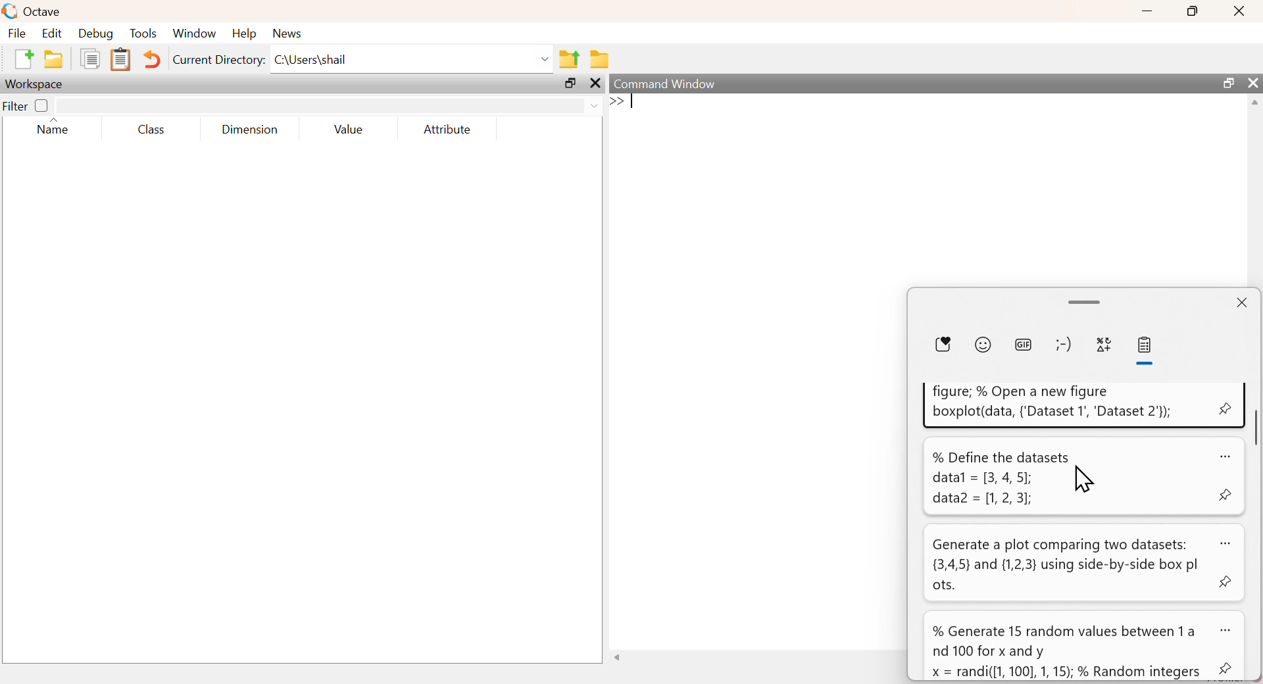 This screenshot has height=684, width=1263. Describe the element at coordinates (194, 34) in the screenshot. I see `Window` at that location.